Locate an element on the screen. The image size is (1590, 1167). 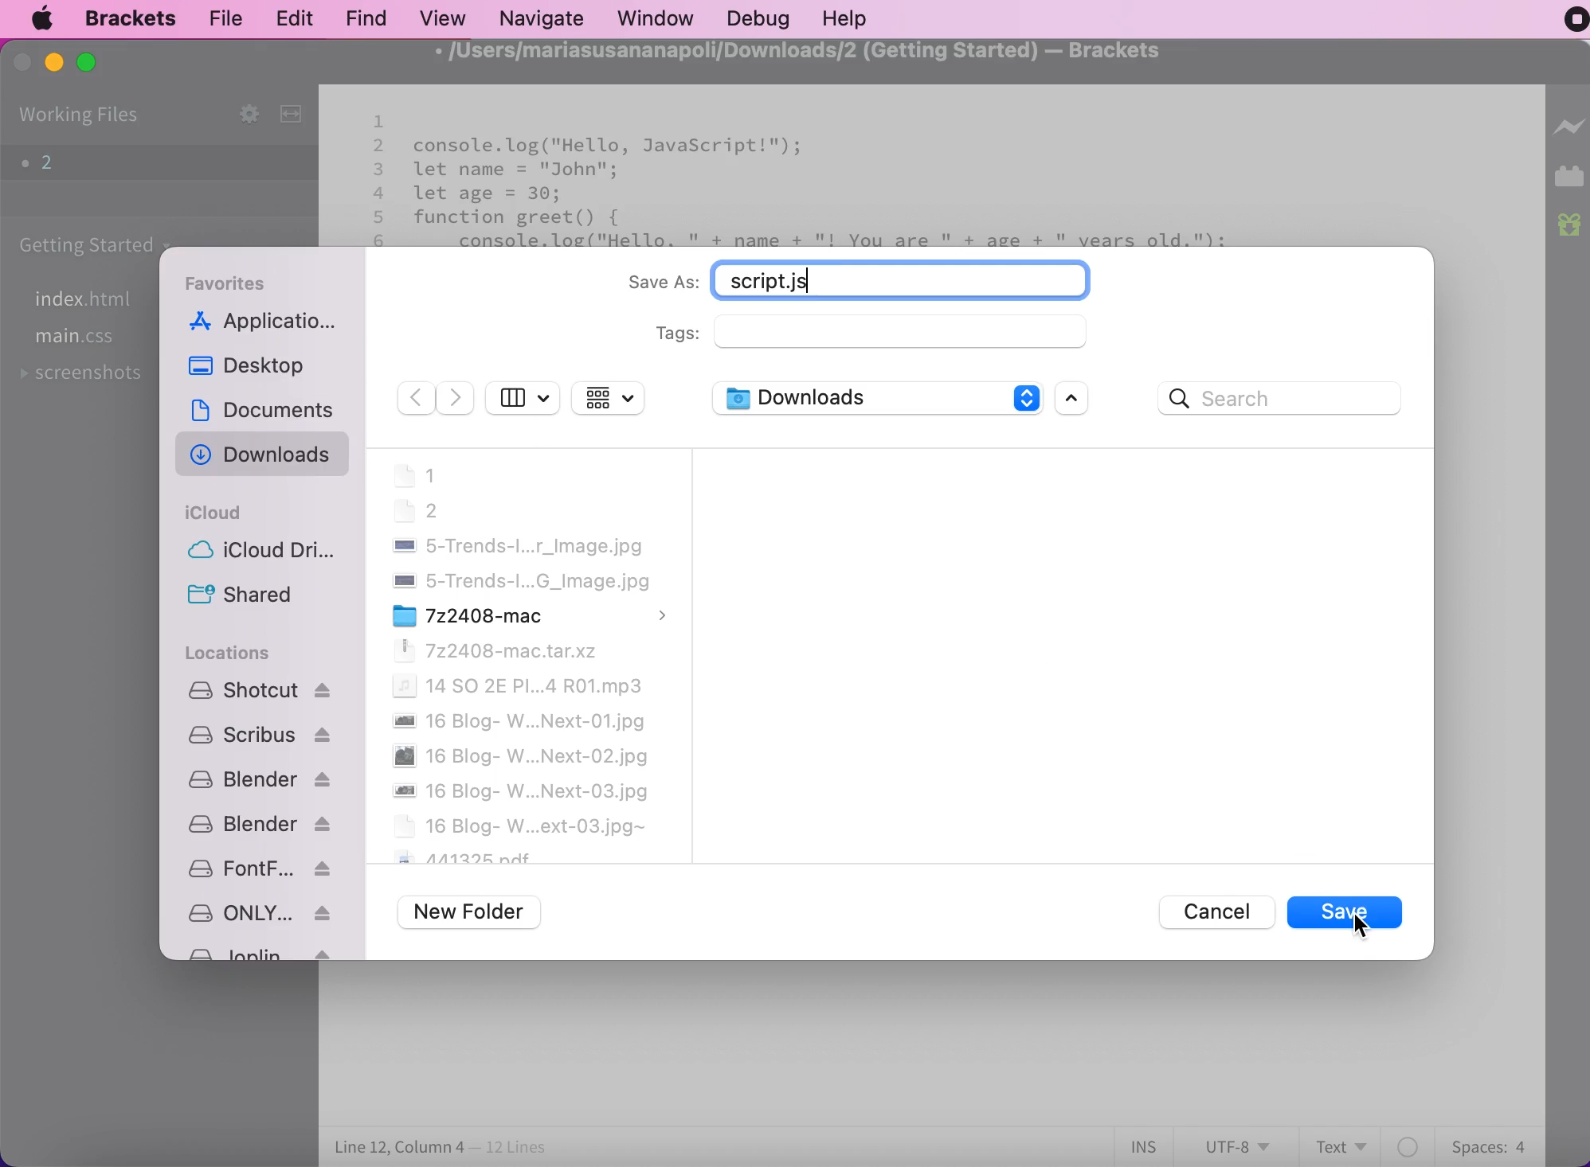
new folder is located at coordinates (473, 913).